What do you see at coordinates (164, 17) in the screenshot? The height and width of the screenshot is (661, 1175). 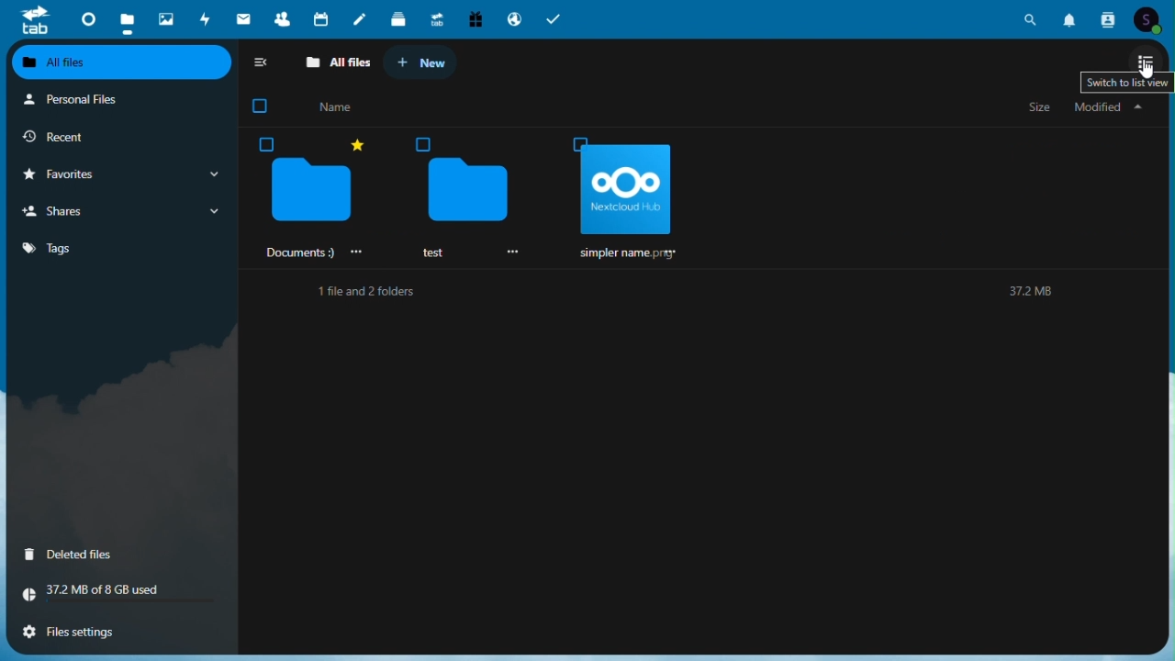 I see `Photos ` at bounding box center [164, 17].